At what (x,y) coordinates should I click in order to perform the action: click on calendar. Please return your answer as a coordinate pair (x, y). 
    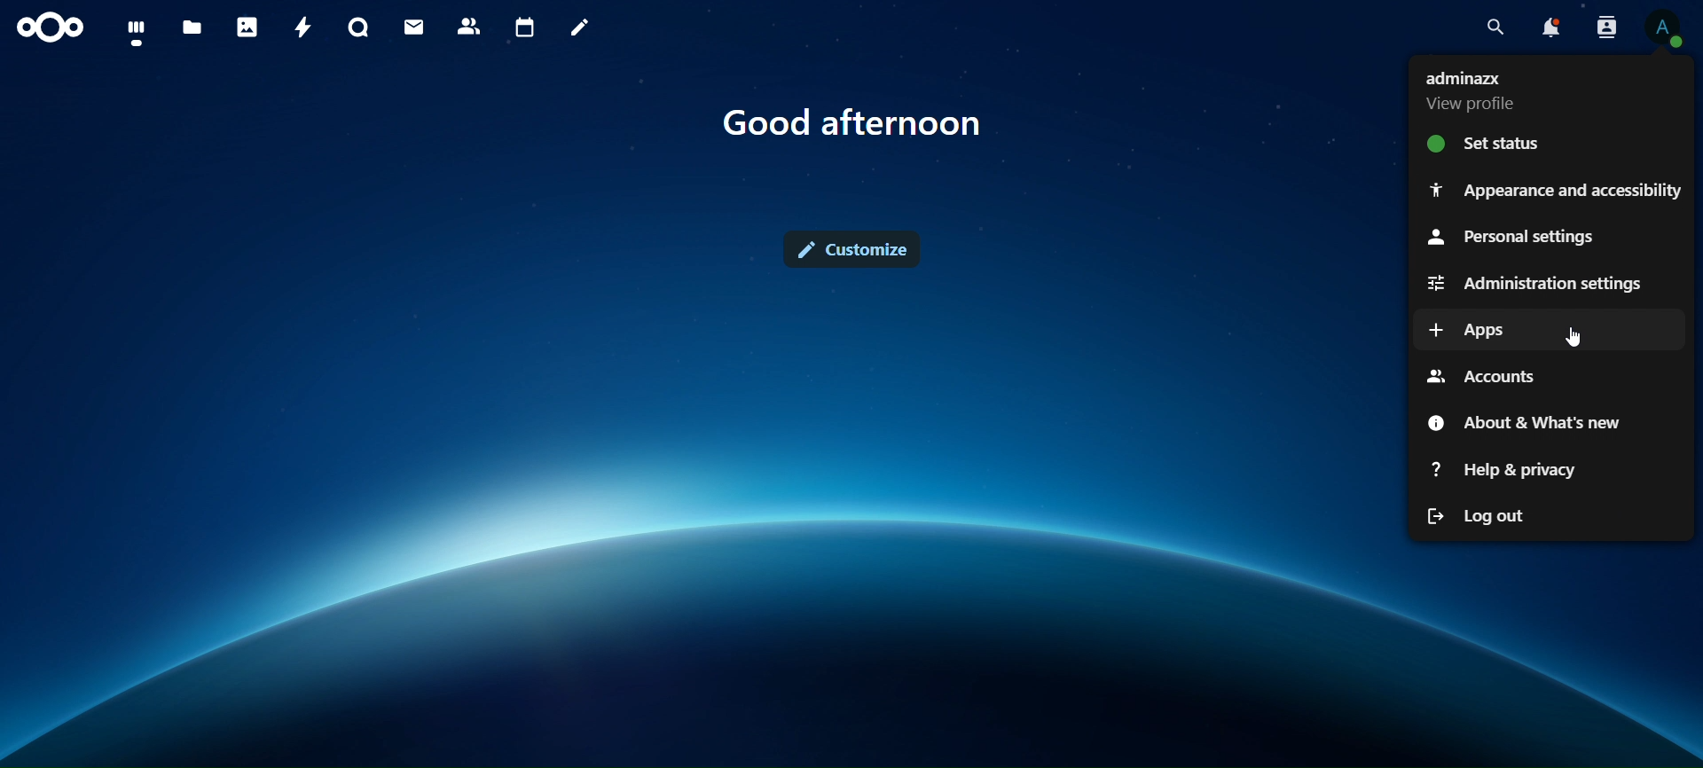
    Looking at the image, I should click on (526, 28).